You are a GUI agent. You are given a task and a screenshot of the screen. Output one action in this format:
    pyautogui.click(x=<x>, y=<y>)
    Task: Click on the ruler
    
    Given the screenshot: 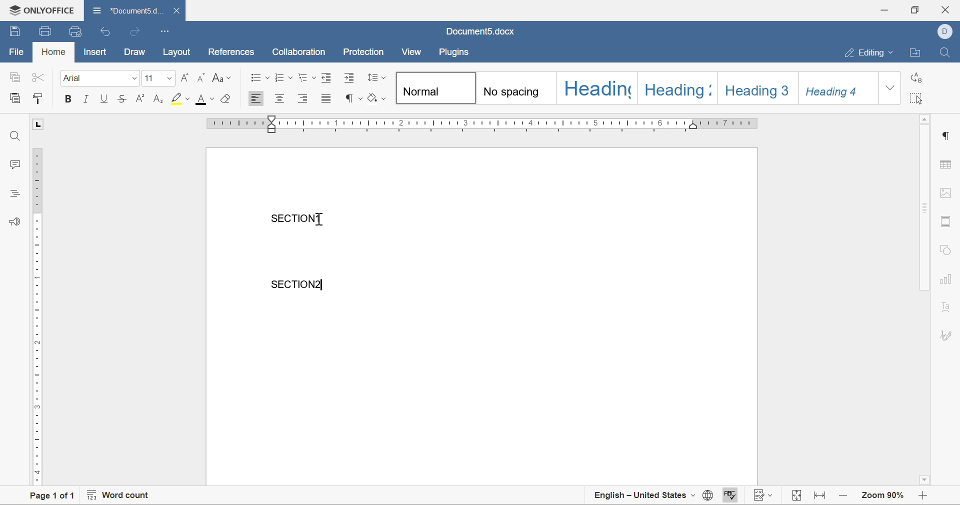 What is the action you would take?
    pyautogui.click(x=483, y=123)
    